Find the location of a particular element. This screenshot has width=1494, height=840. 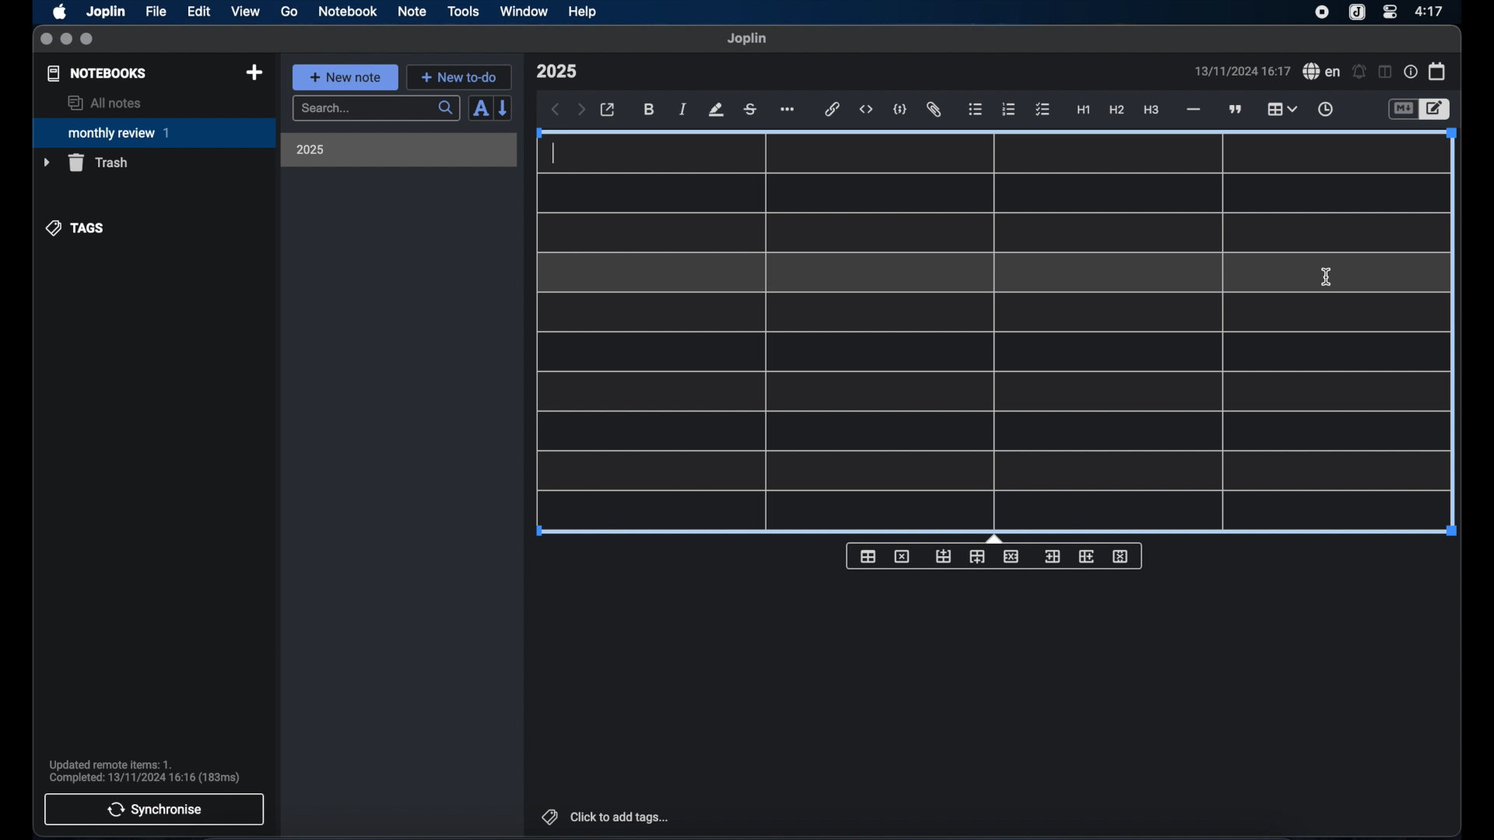

I beam cursor is located at coordinates (1327, 278).